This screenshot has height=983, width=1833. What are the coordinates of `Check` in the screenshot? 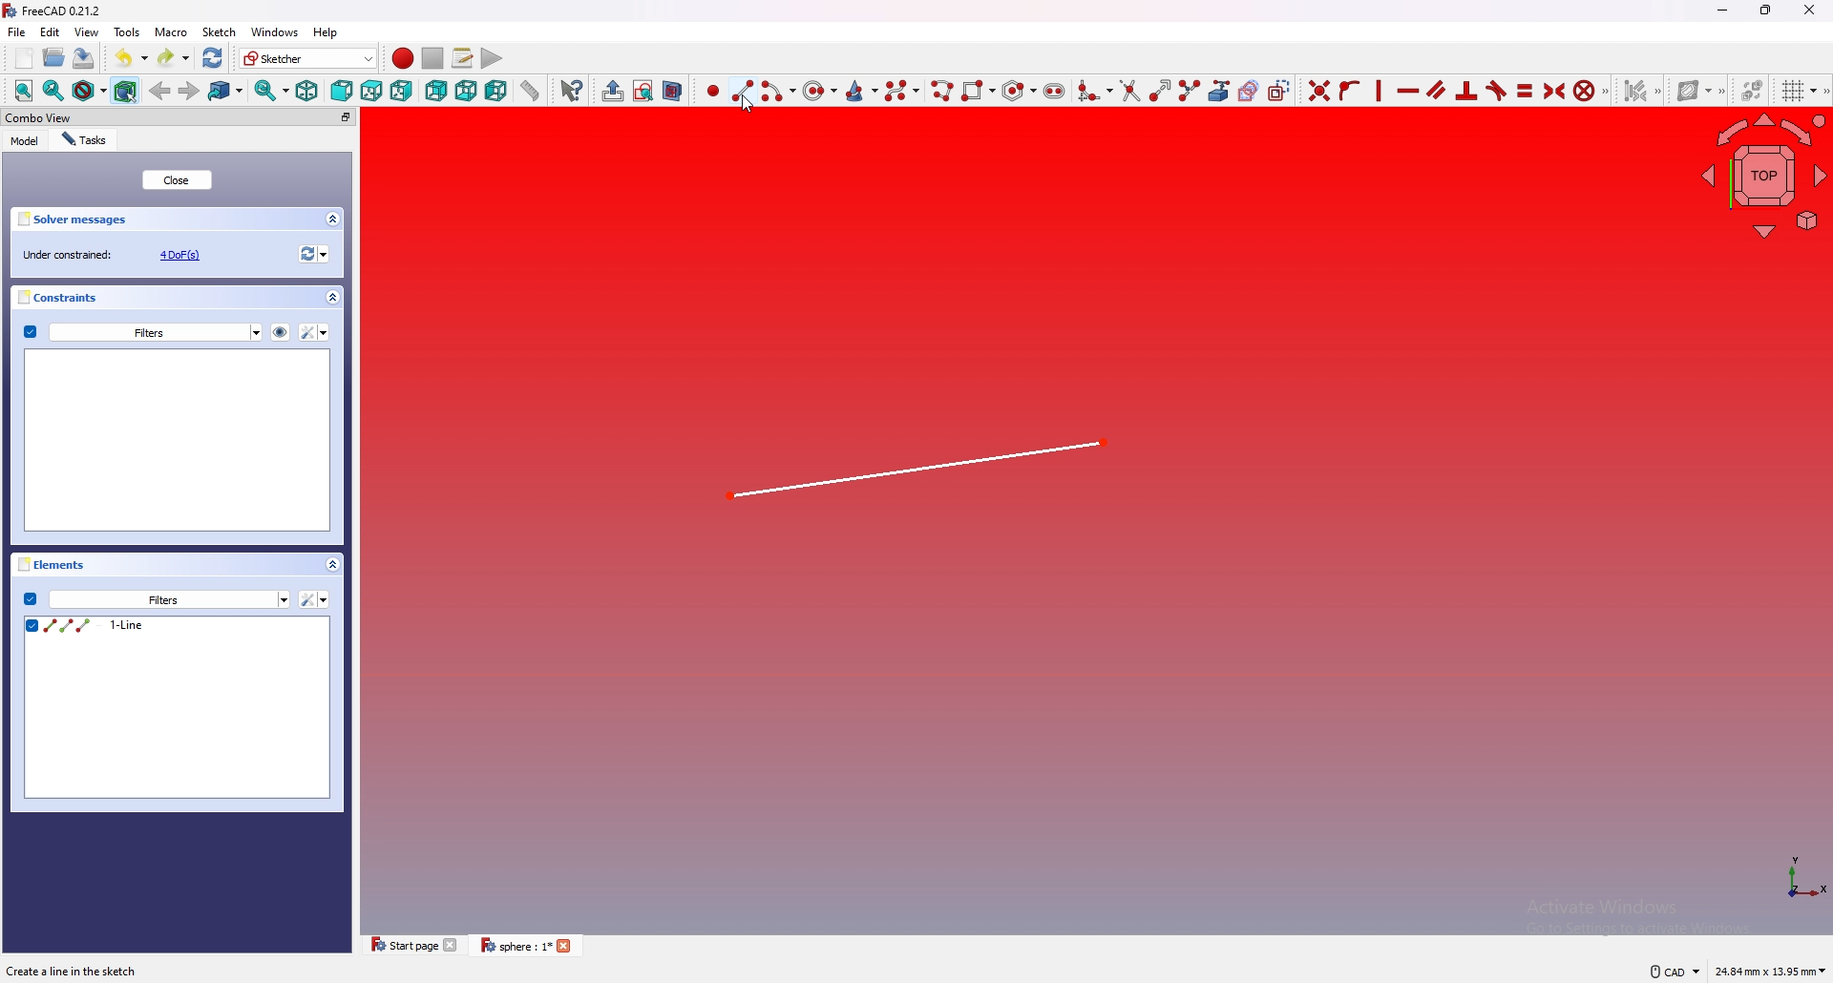 It's located at (30, 598).